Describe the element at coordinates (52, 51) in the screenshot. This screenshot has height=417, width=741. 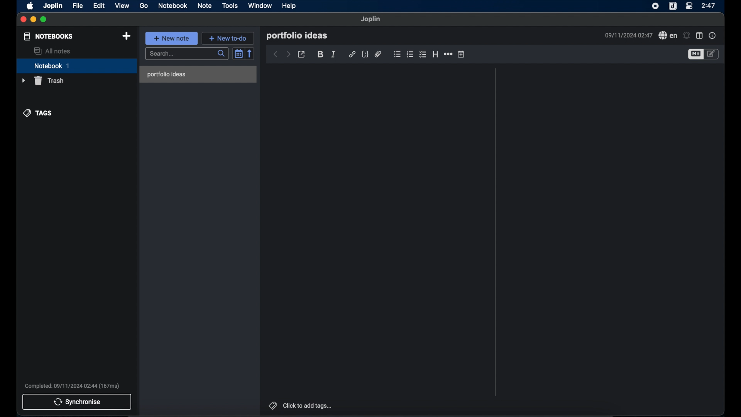
I see `all notes` at that location.